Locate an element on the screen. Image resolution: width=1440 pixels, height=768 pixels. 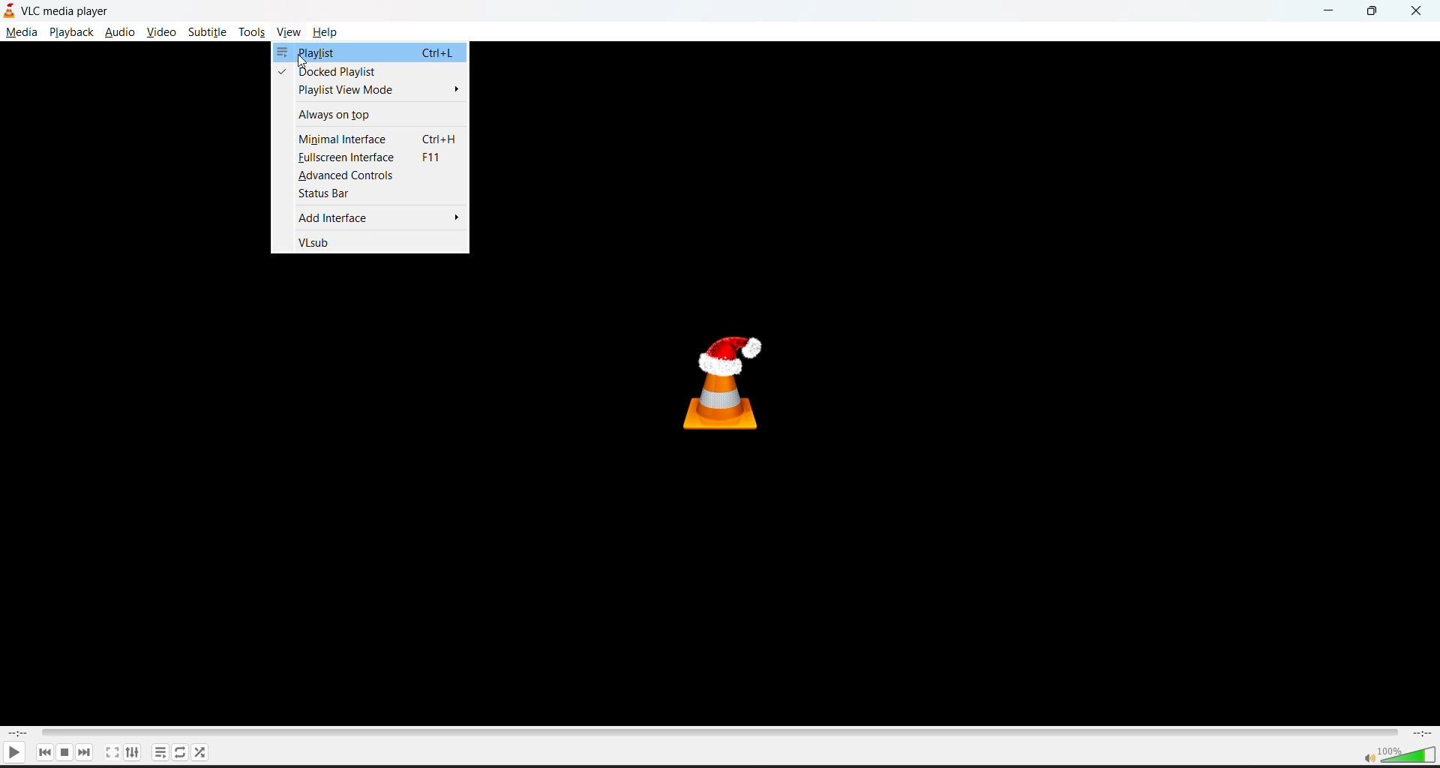
add interface is located at coordinates (372, 217).